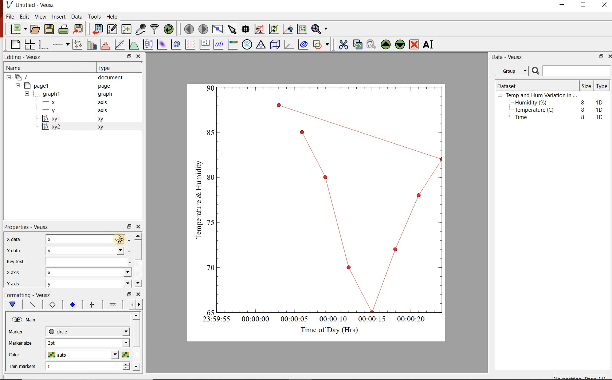  Describe the element at coordinates (128, 294) in the screenshot. I see `restore down` at that location.